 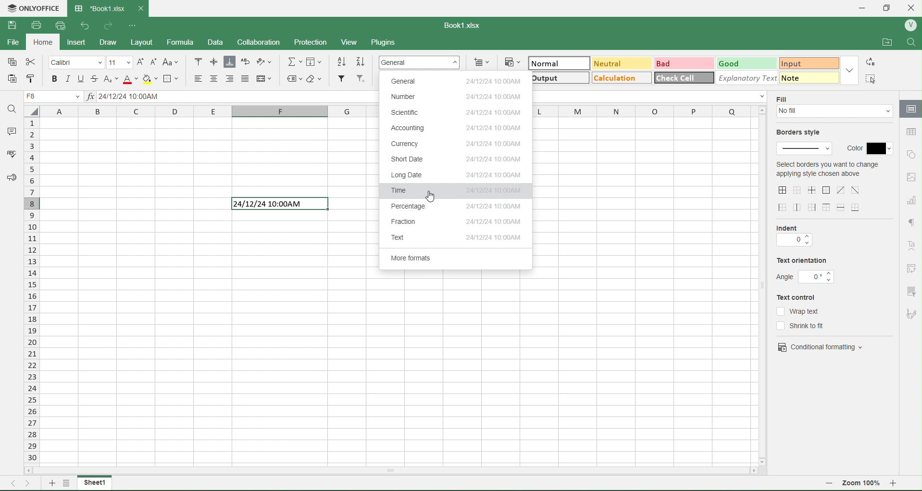 I want to click on Draw, so click(x=117, y=40).